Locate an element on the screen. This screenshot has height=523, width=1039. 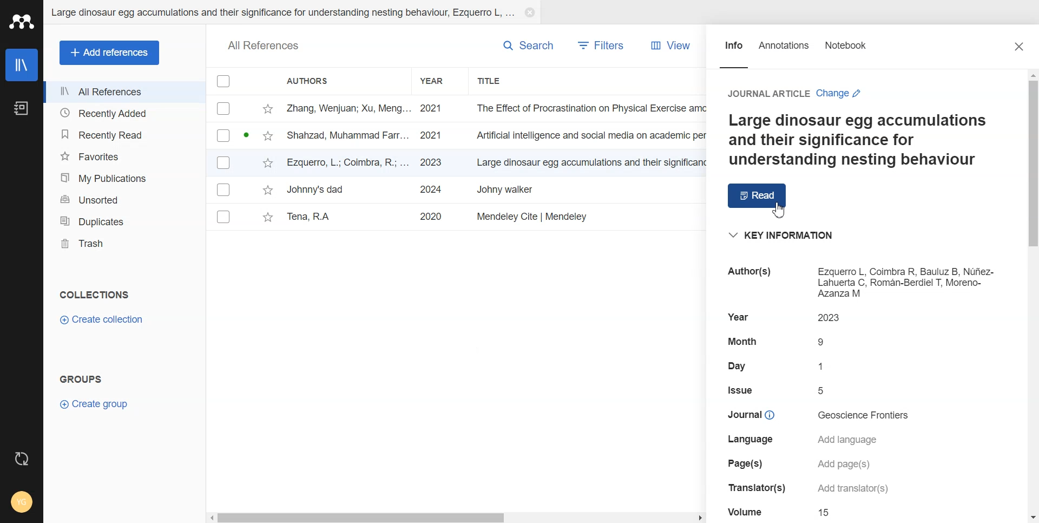
Close folder is located at coordinates (530, 14).